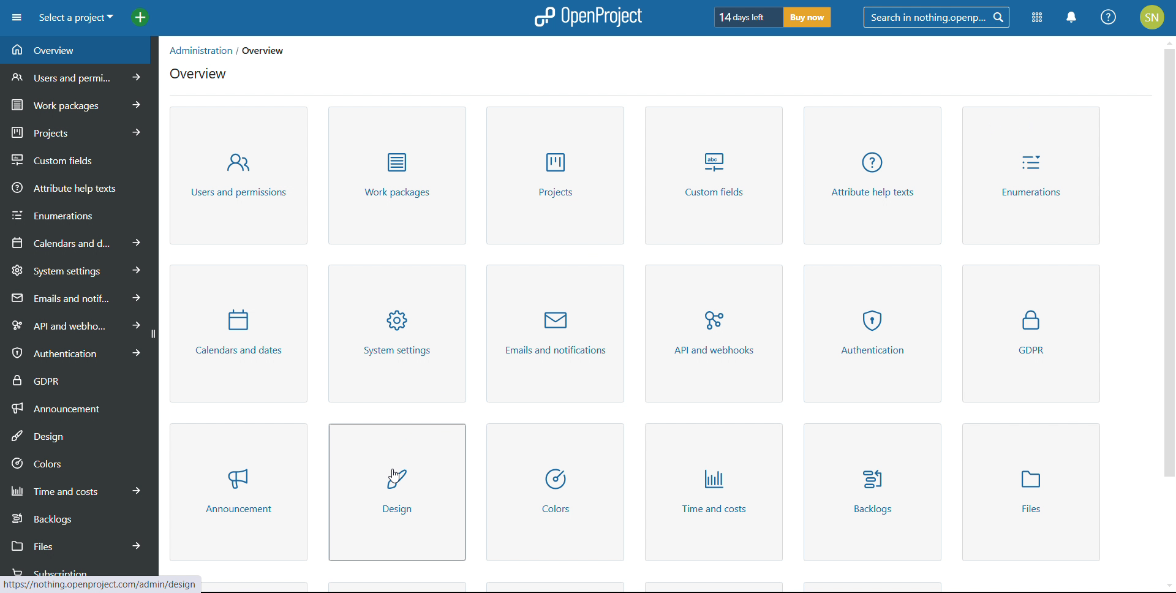 The image size is (1176, 593). Describe the element at coordinates (80, 187) in the screenshot. I see `attribute help texts` at that location.